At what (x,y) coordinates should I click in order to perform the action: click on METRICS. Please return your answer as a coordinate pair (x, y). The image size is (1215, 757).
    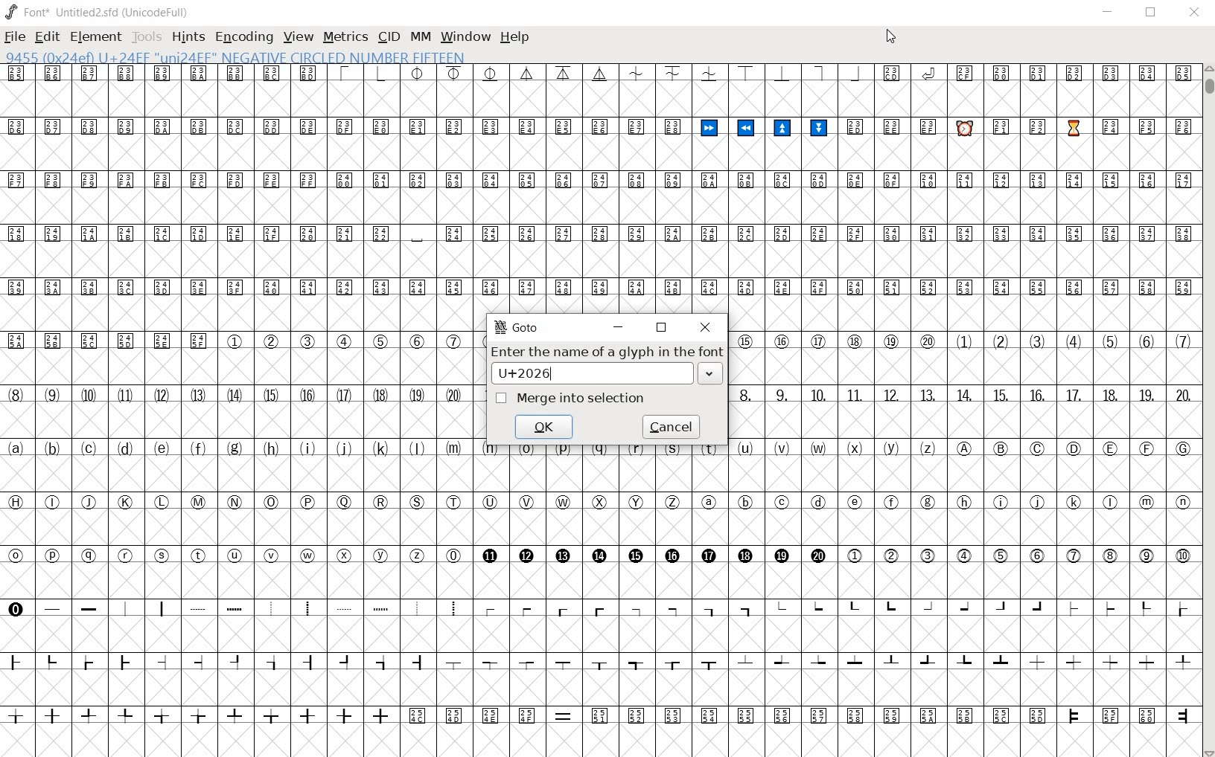
    Looking at the image, I should click on (345, 36).